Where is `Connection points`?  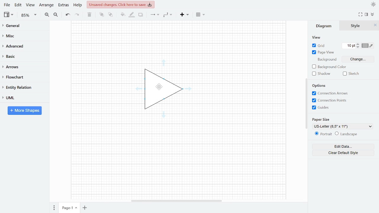 Connection points is located at coordinates (331, 100).